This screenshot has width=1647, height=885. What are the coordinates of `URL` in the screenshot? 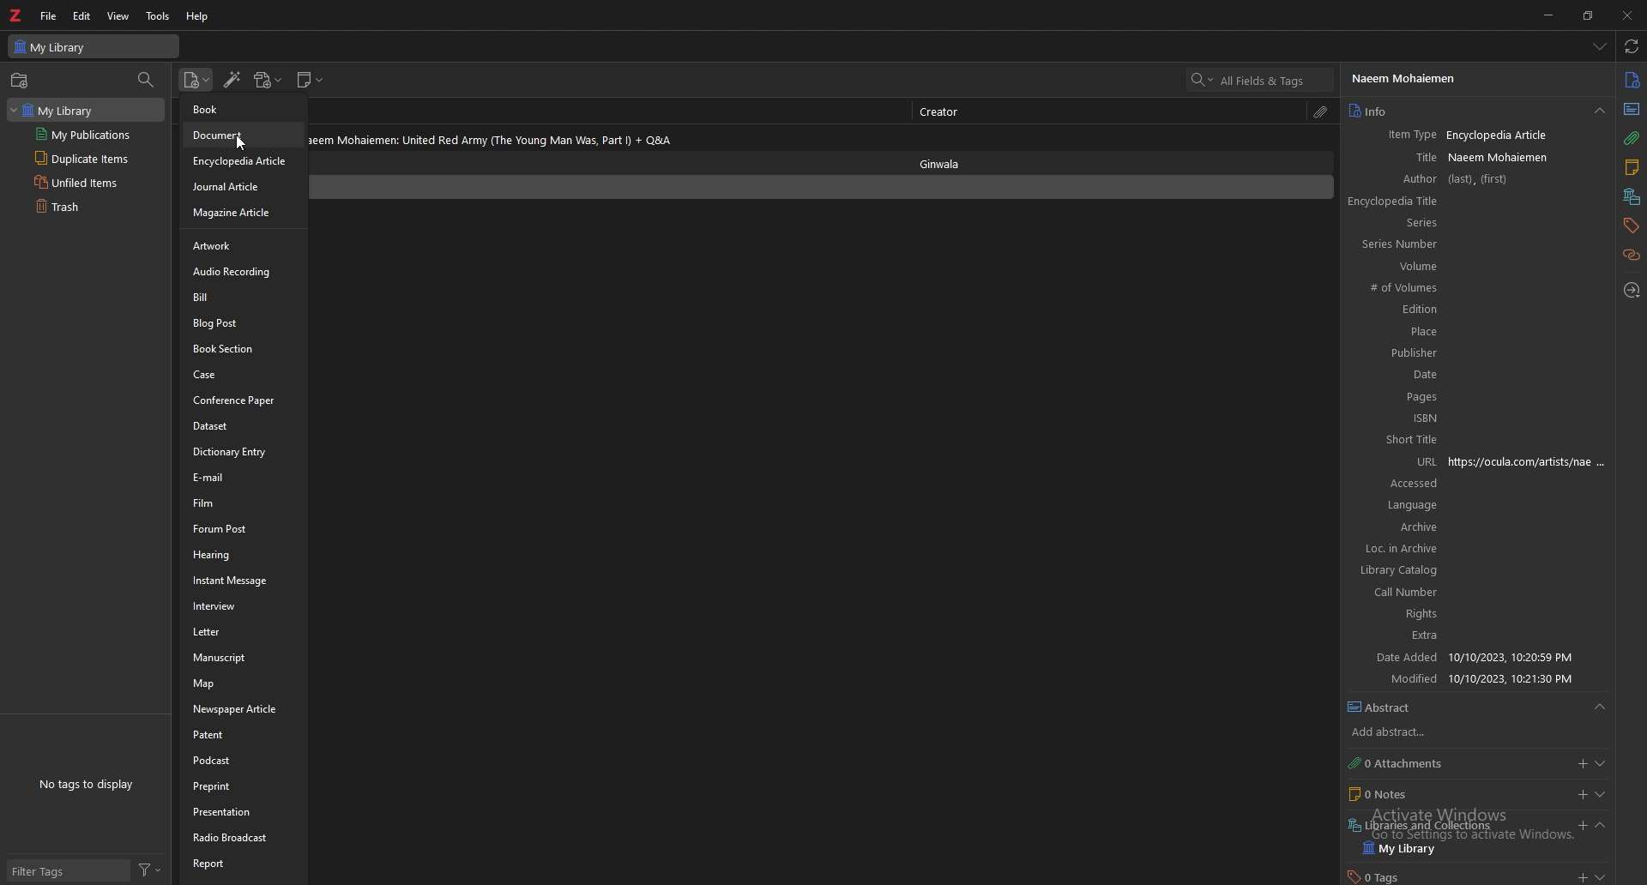 It's located at (1394, 461).